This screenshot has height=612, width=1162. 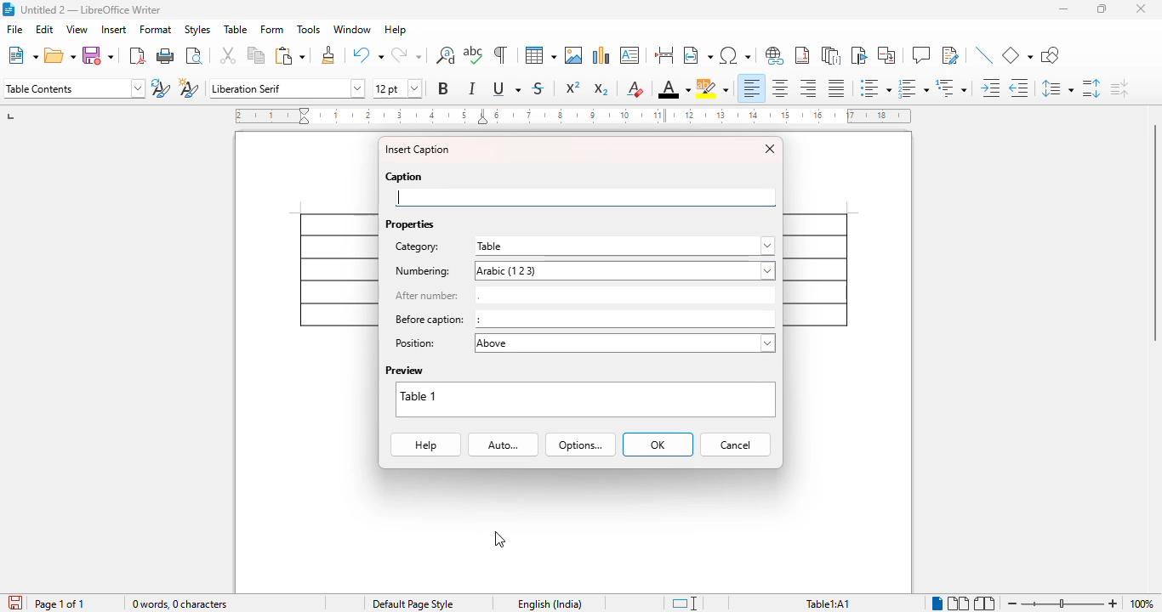 What do you see at coordinates (1019, 88) in the screenshot?
I see `decrease indent` at bounding box center [1019, 88].